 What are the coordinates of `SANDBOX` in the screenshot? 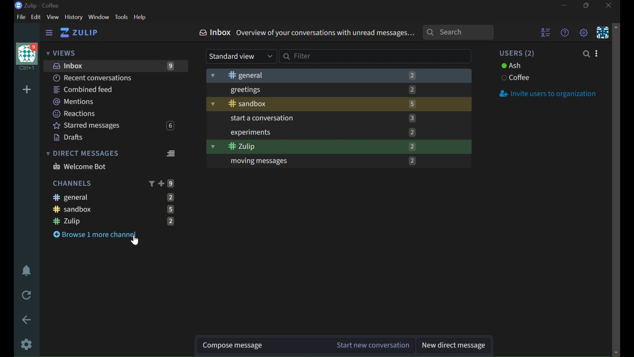 It's located at (113, 210).